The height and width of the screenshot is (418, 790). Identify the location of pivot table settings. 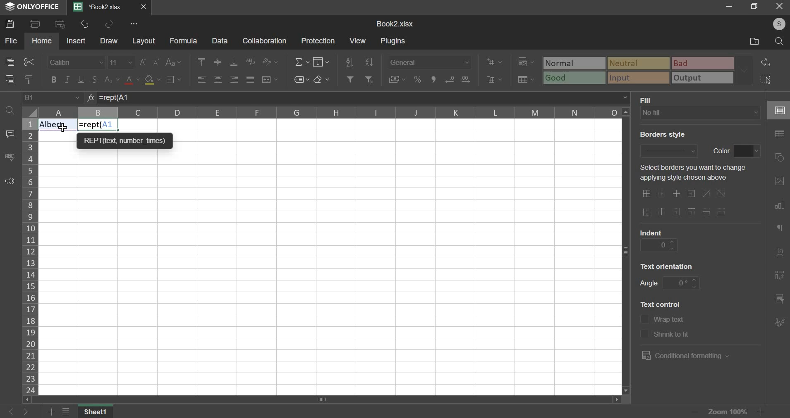
(780, 276).